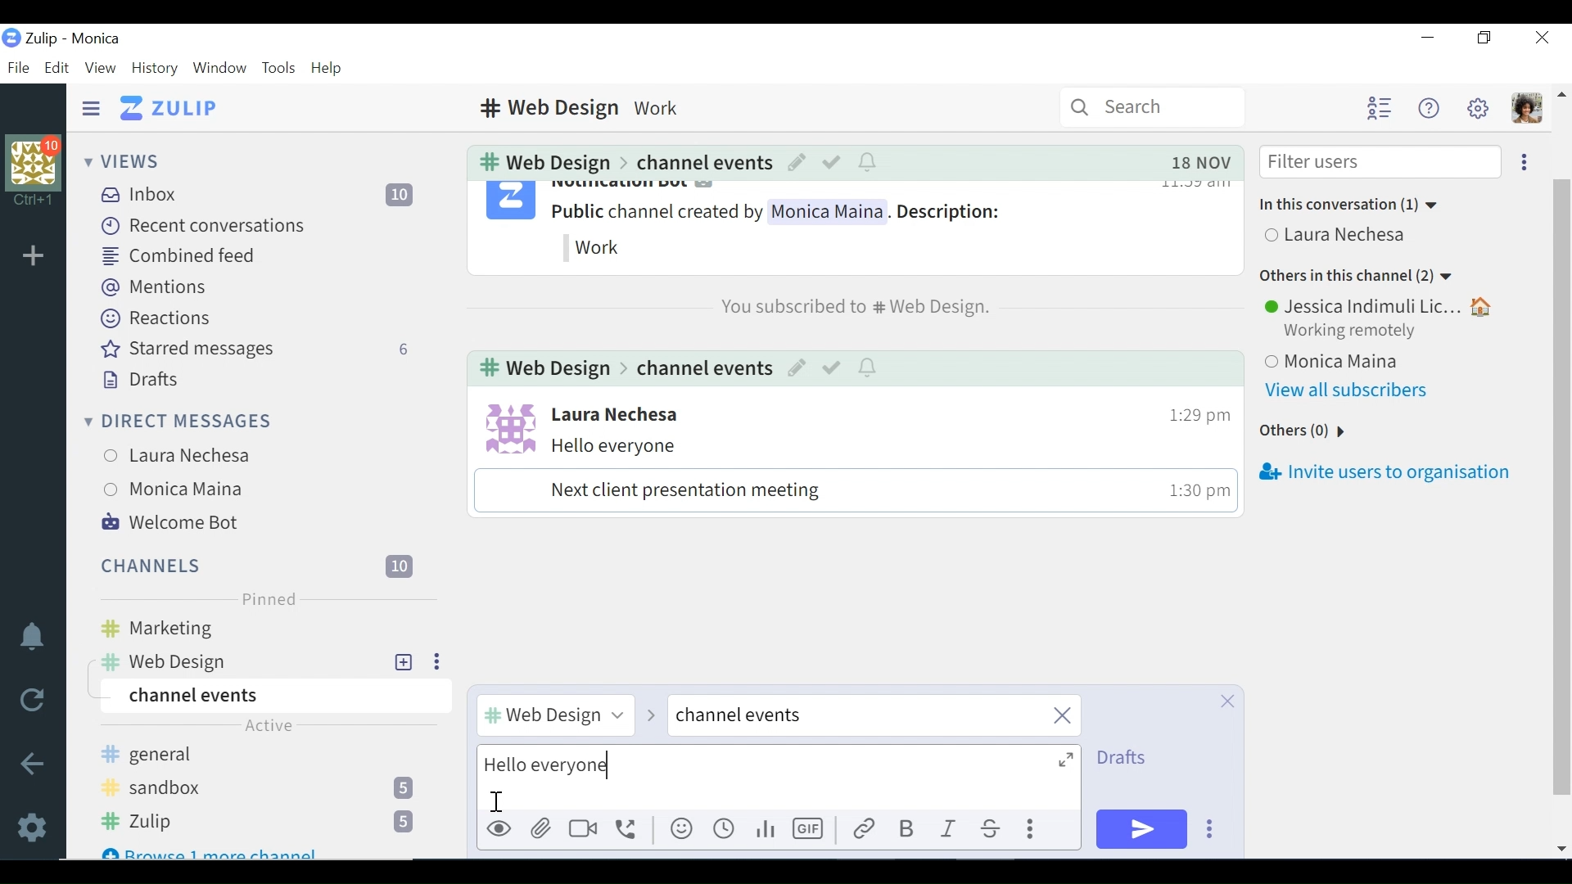 The image size is (1572, 884). What do you see at coordinates (91, 107) in the screenshot?
I see `Hide Sidebar` at bounding box center [91, 107].